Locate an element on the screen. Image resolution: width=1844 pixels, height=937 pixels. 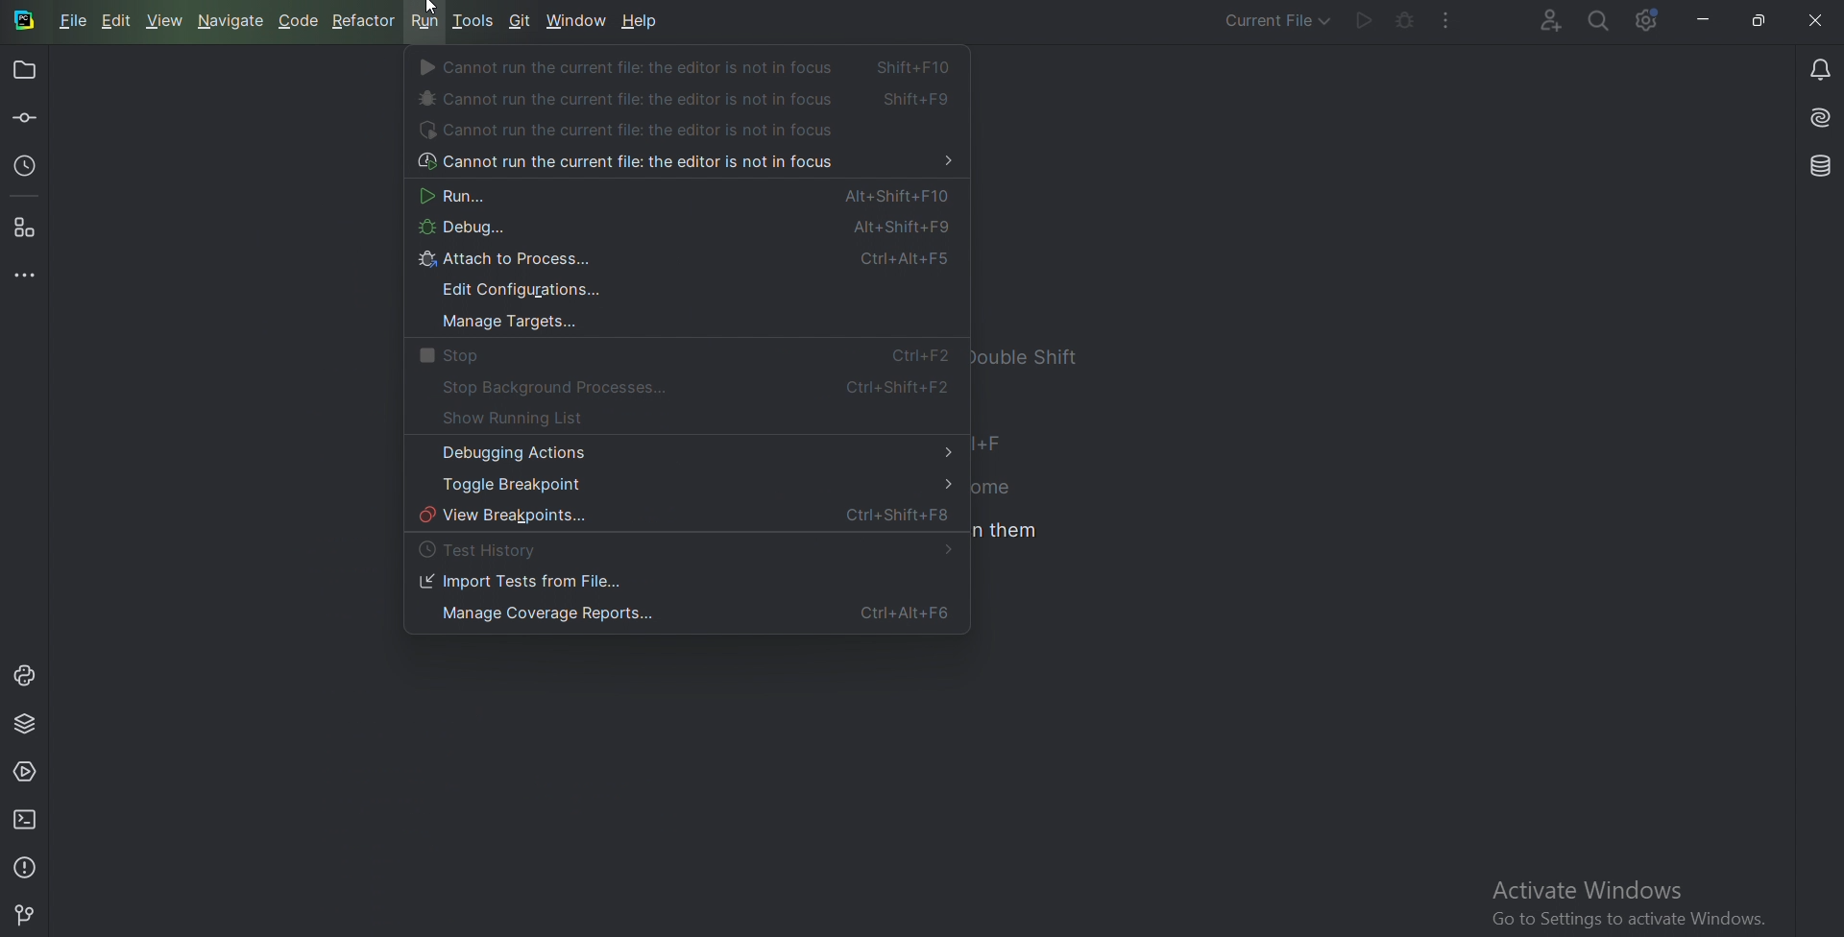
Test history is located at coordinates (488, 551).